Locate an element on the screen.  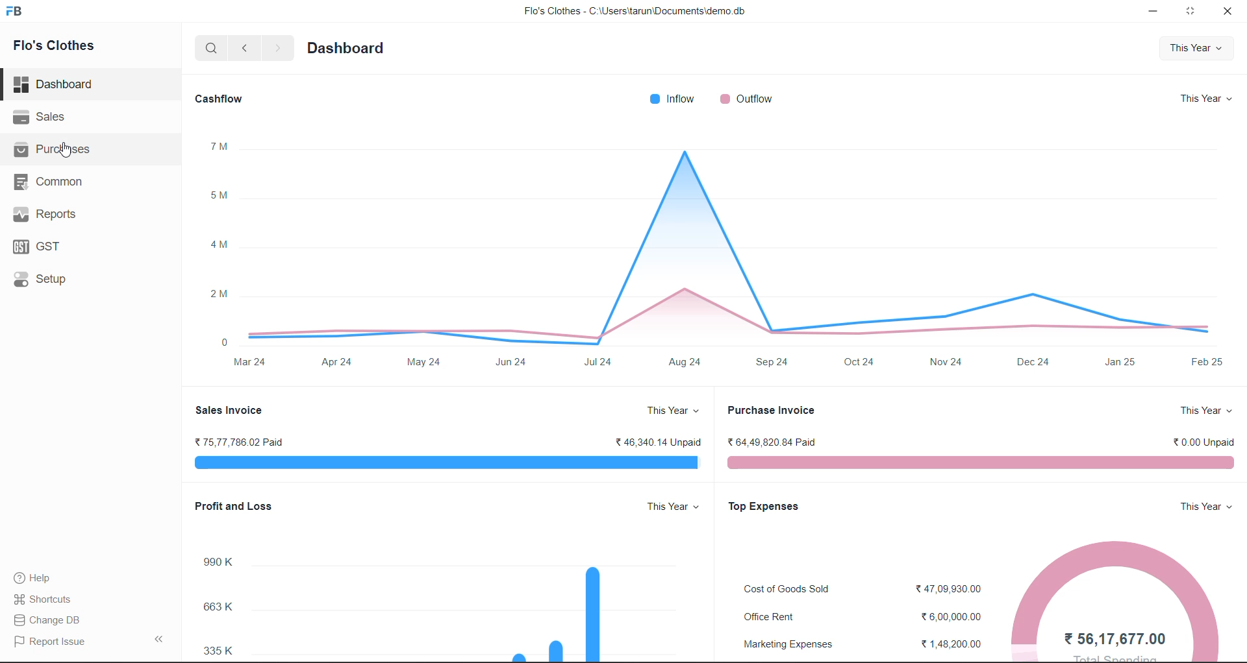
Report Issue is located at coordinates (54, 640).